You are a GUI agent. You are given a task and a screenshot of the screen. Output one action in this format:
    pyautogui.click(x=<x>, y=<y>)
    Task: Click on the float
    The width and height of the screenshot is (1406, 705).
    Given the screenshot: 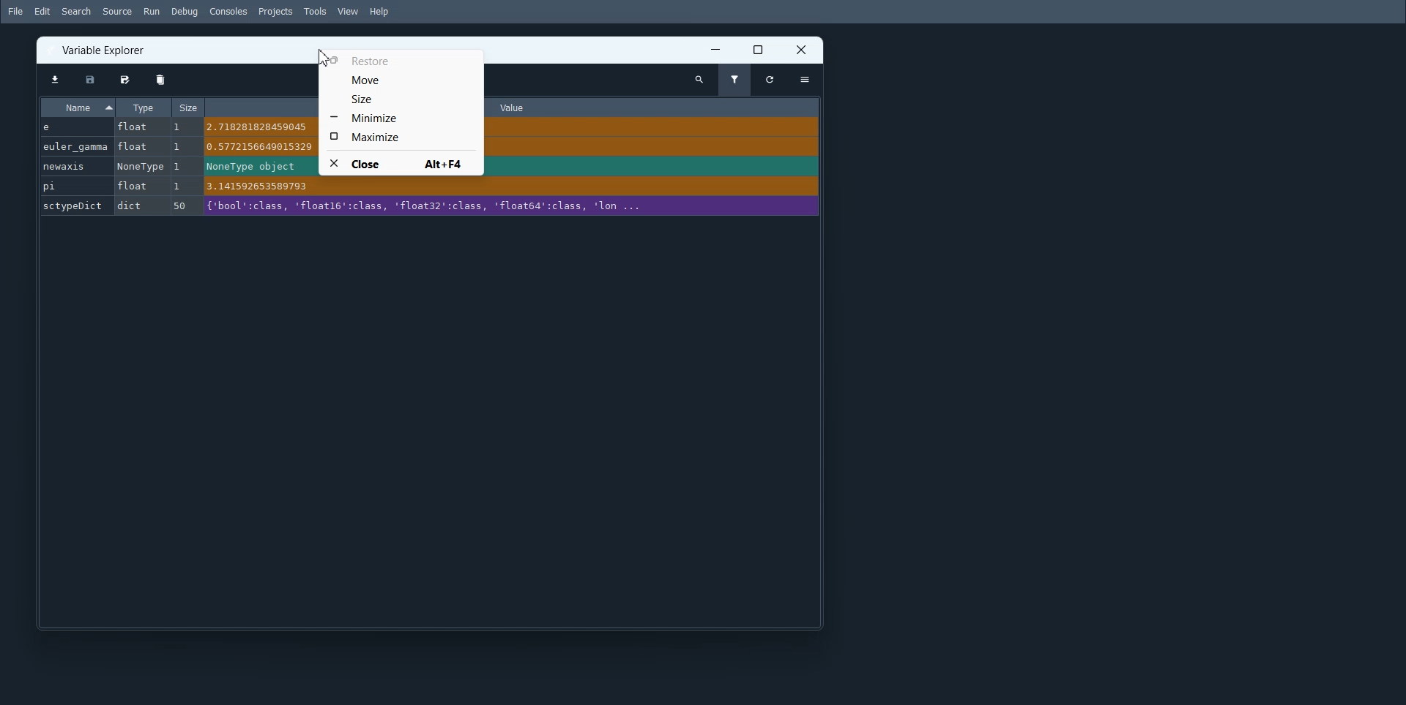 What is the action you would take?
    pyautogui.click(x=136, y=185)
    